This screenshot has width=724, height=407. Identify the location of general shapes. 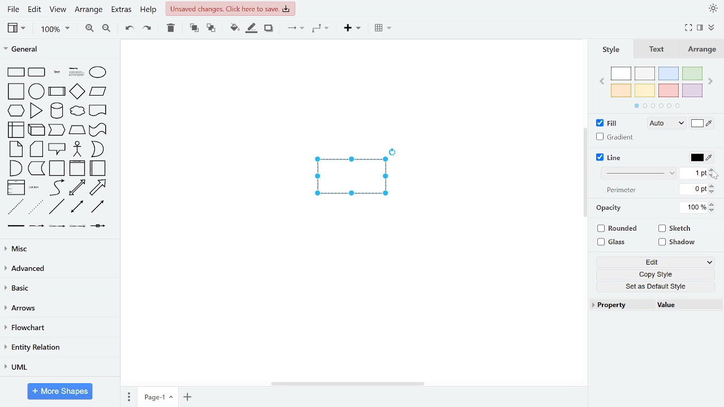
(36, 168).